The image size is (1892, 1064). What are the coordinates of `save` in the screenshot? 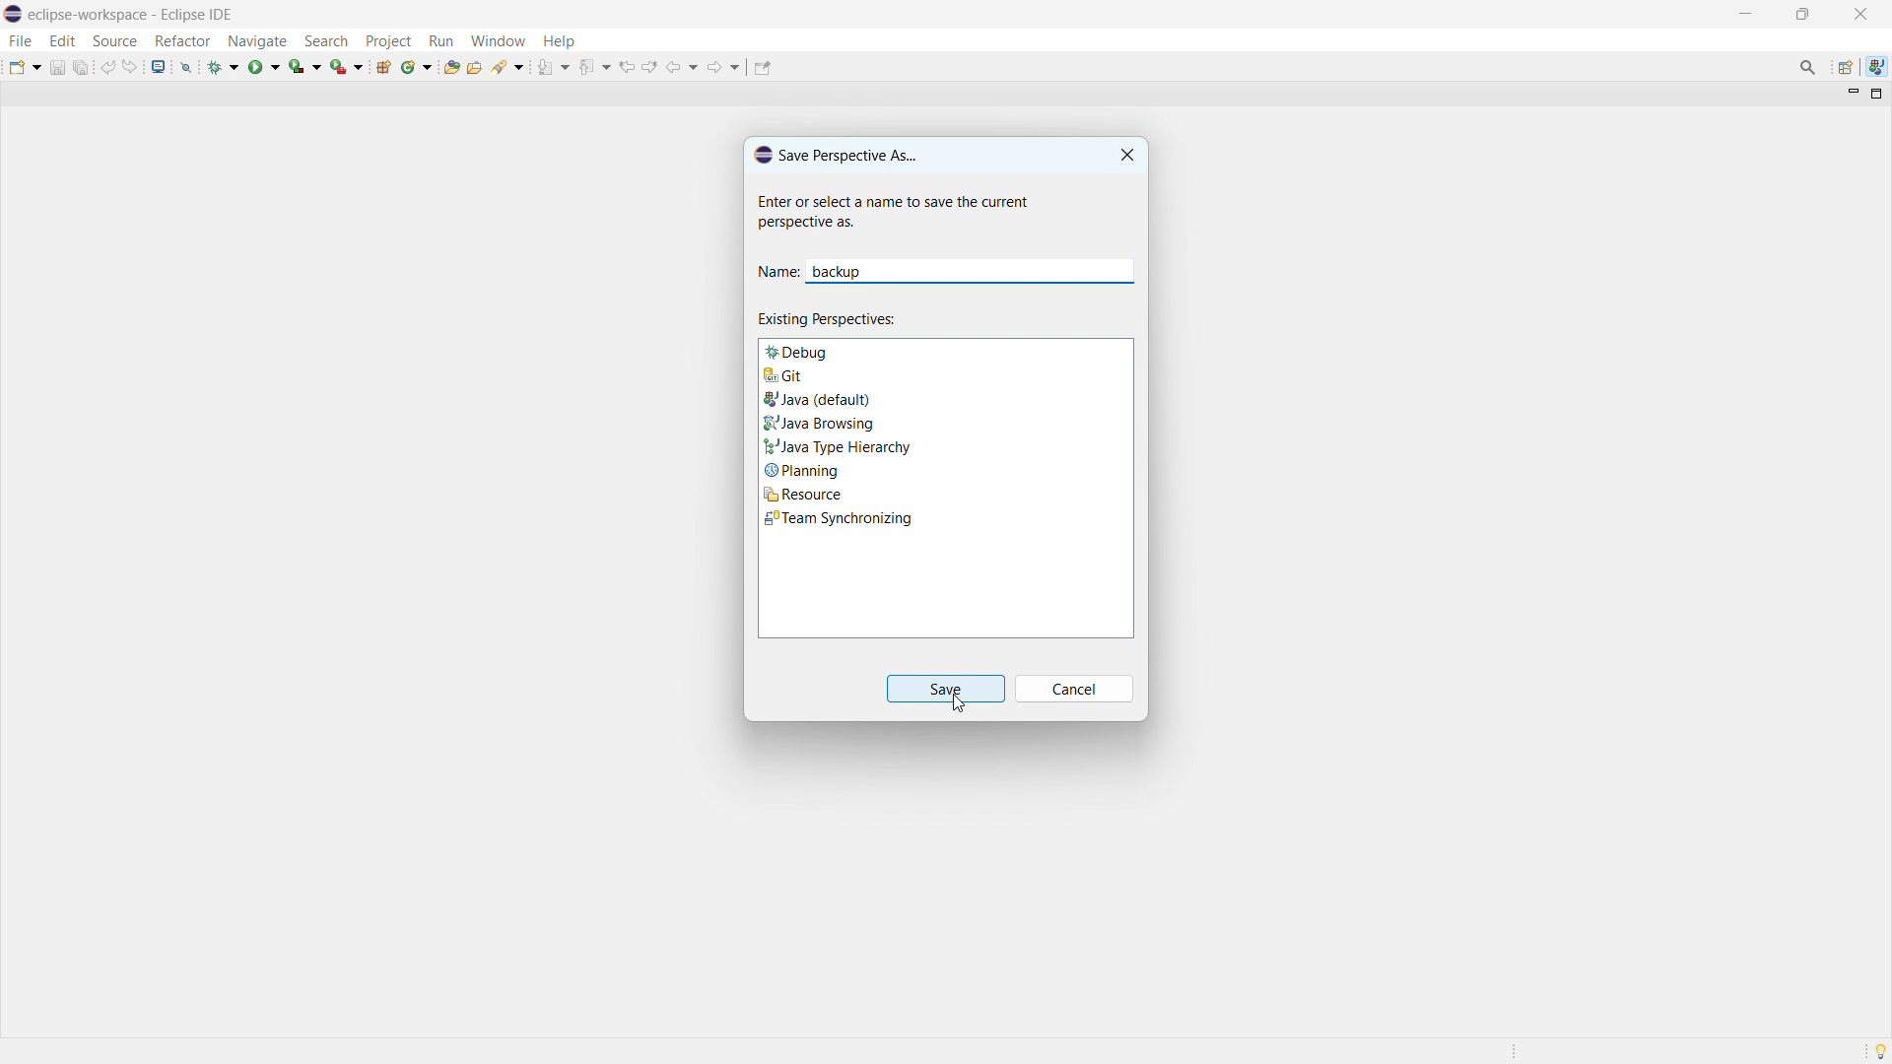 It's located at (946, 689).